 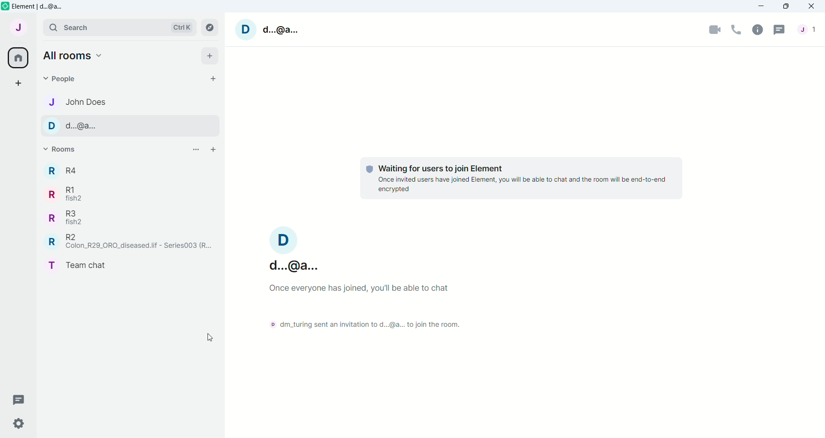 What do you see at coordinates (69, 193) in the screenshot?
I see `R R1 fish2` at bounding box center [69, 193].